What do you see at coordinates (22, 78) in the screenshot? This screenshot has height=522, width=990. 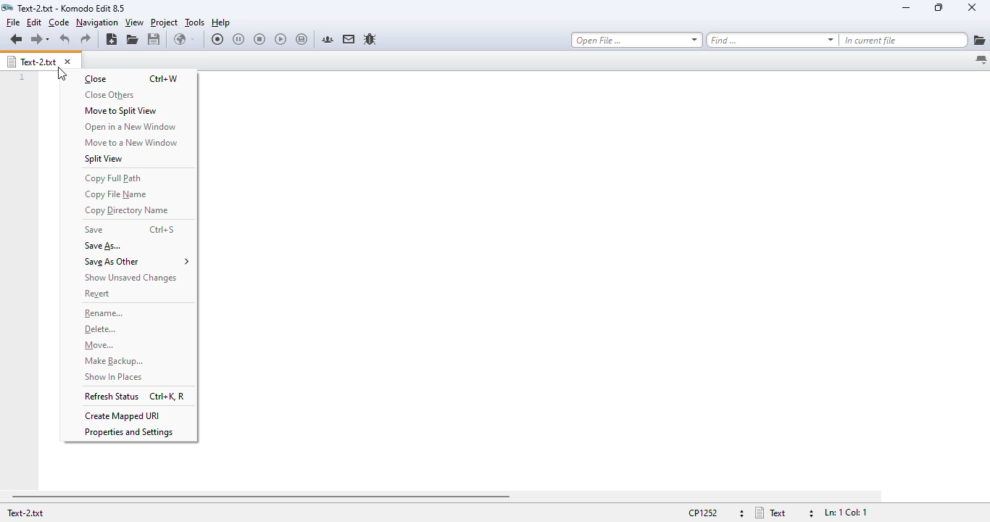 I see `line number` at bounding box center [22, 78].